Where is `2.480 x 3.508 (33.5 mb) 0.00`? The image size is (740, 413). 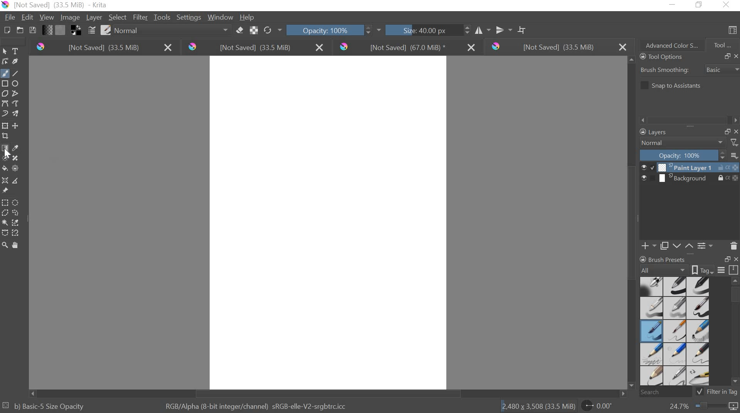 2.480 x 3.508 (33.5 mb) 0.00 is located at coordinates (558, 404).